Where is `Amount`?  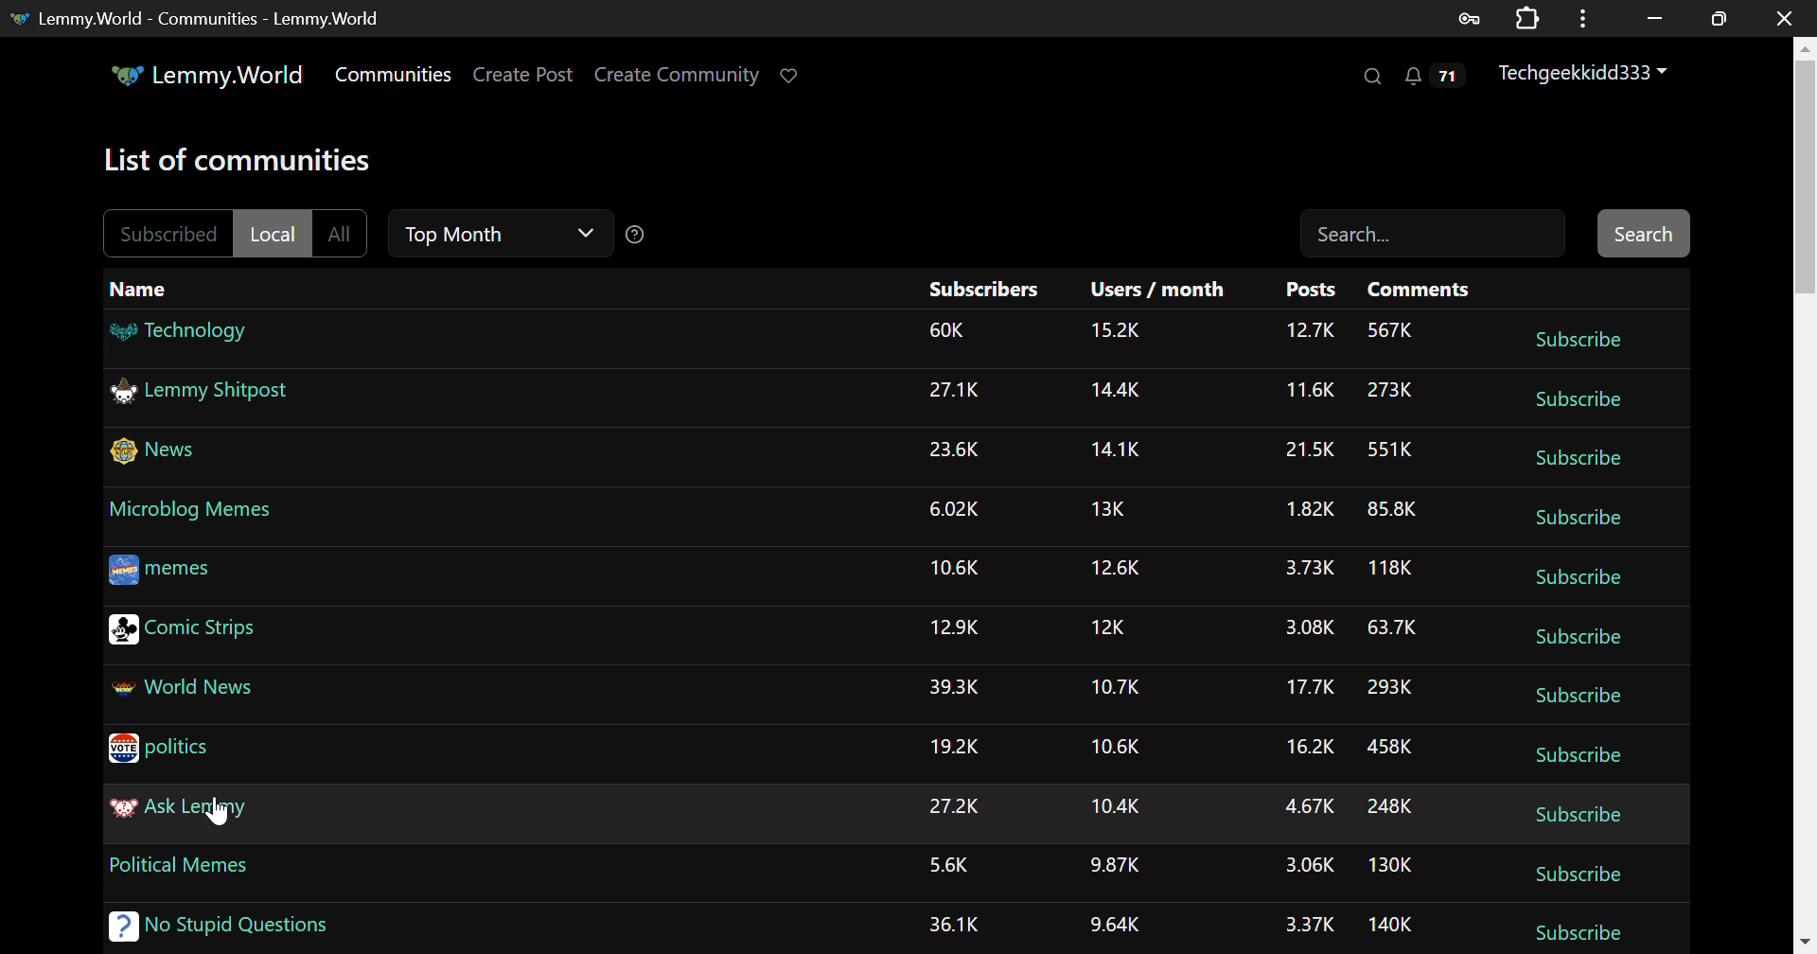 Amount is located at coordinates (952, 450).